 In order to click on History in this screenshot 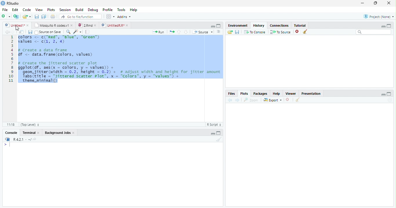, I will do `click(259, 25)`.